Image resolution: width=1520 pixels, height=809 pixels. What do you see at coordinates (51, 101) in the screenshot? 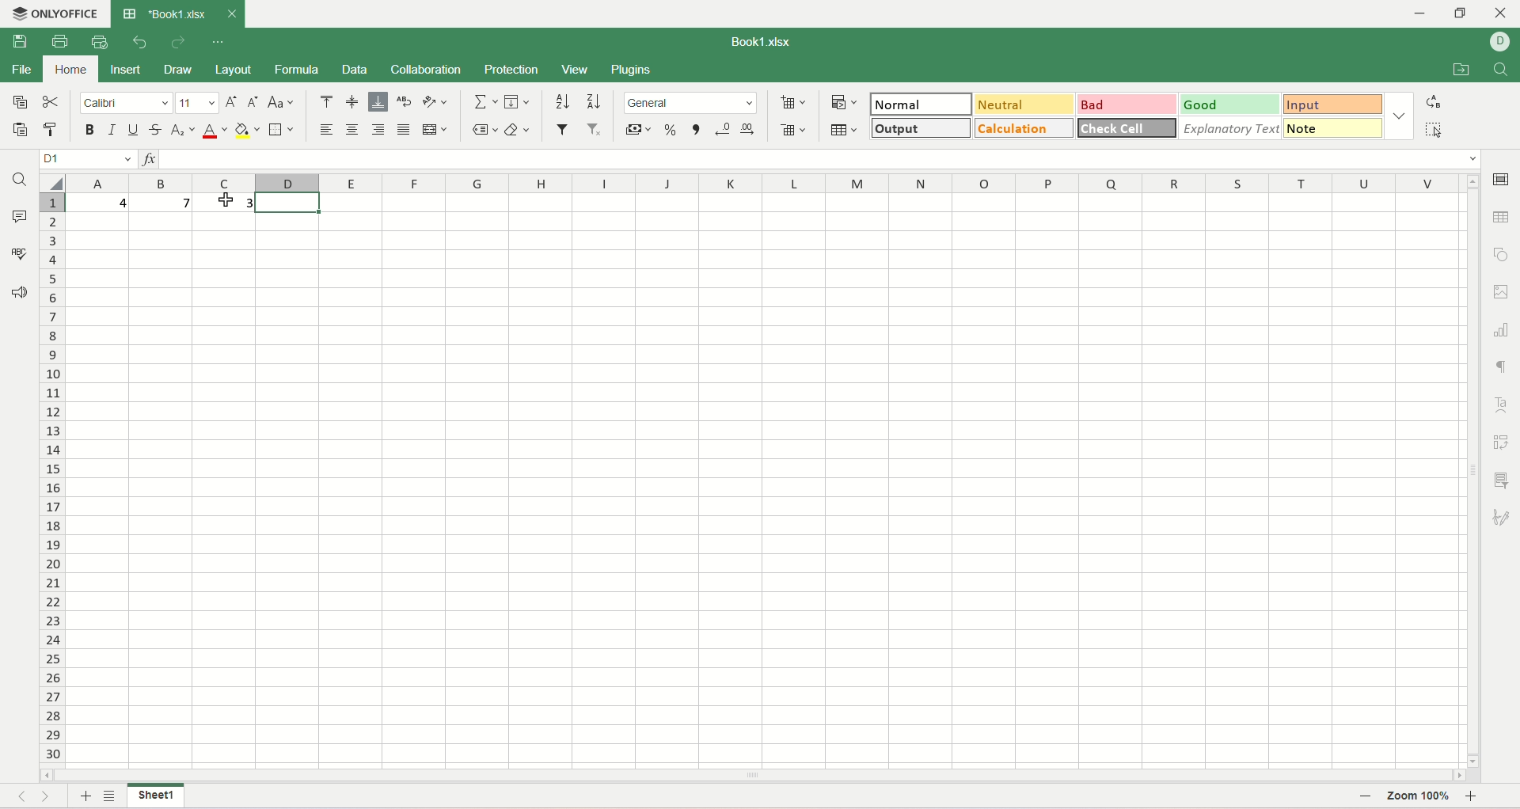
I see `cut` at bounding box center [51, 101].